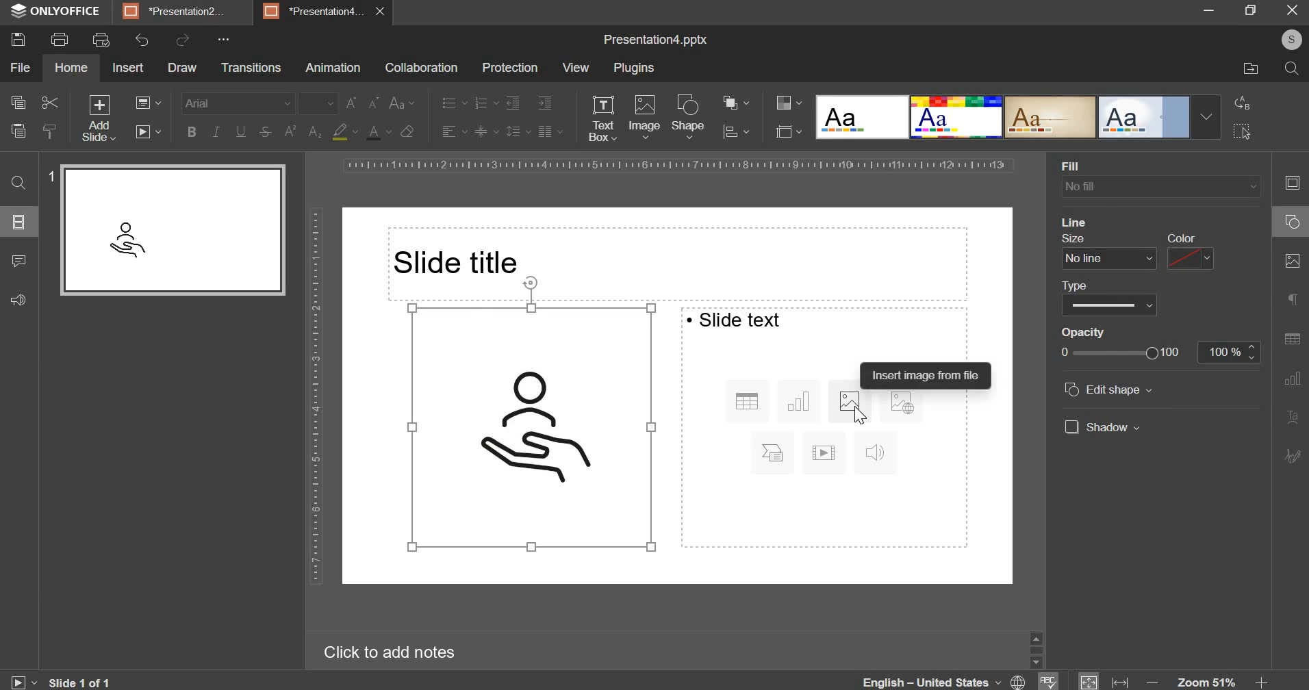  I want to click on show slide number, so click(1141, 388).